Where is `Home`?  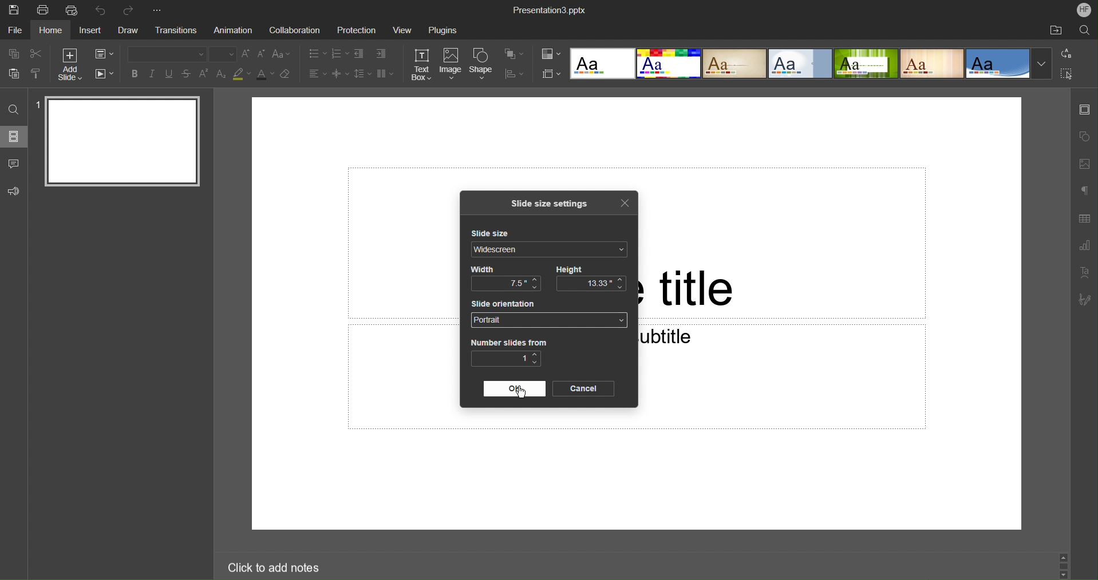
Home is located at coordinates (52, 31).